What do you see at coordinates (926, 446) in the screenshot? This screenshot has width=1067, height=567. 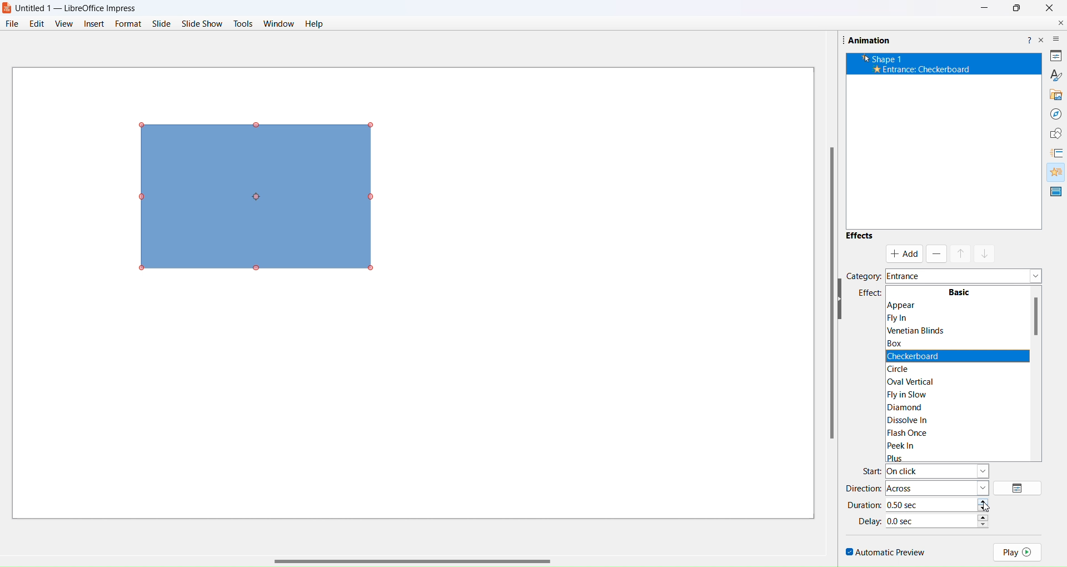 I see `Peek In` at bounding box center [926, 446].